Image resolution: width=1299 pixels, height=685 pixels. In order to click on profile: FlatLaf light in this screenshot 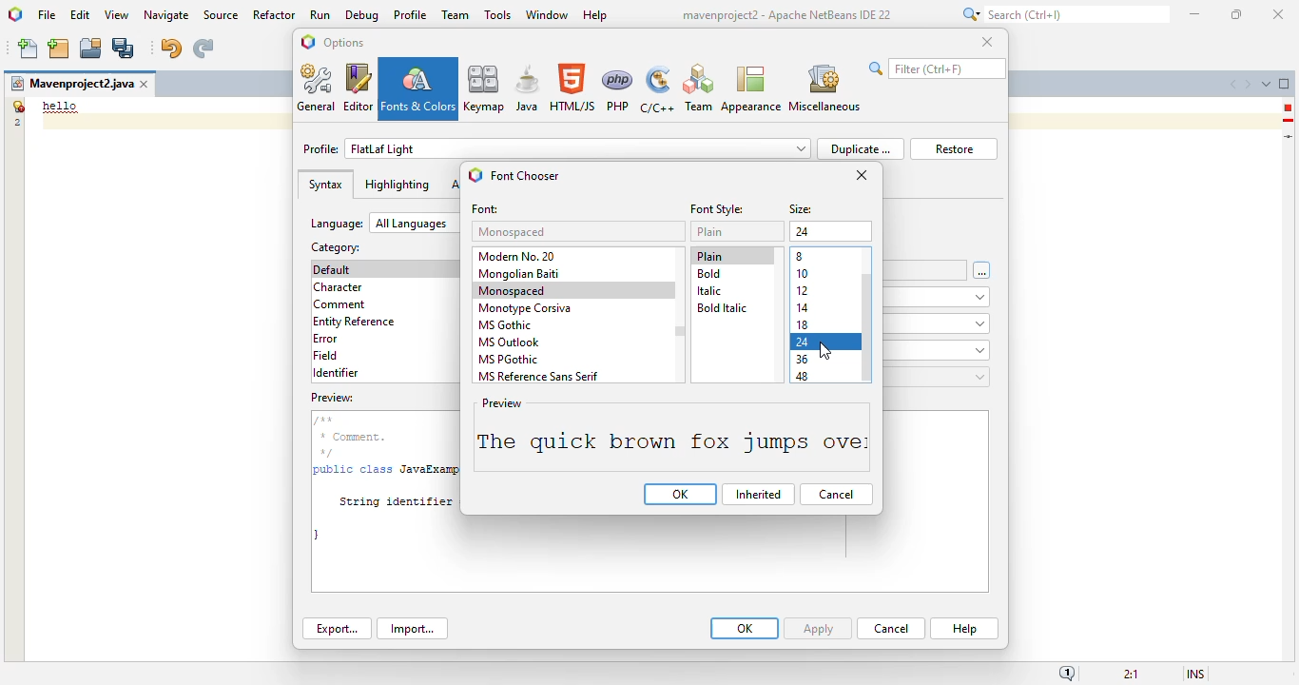, I will do `click(556, 148)`.